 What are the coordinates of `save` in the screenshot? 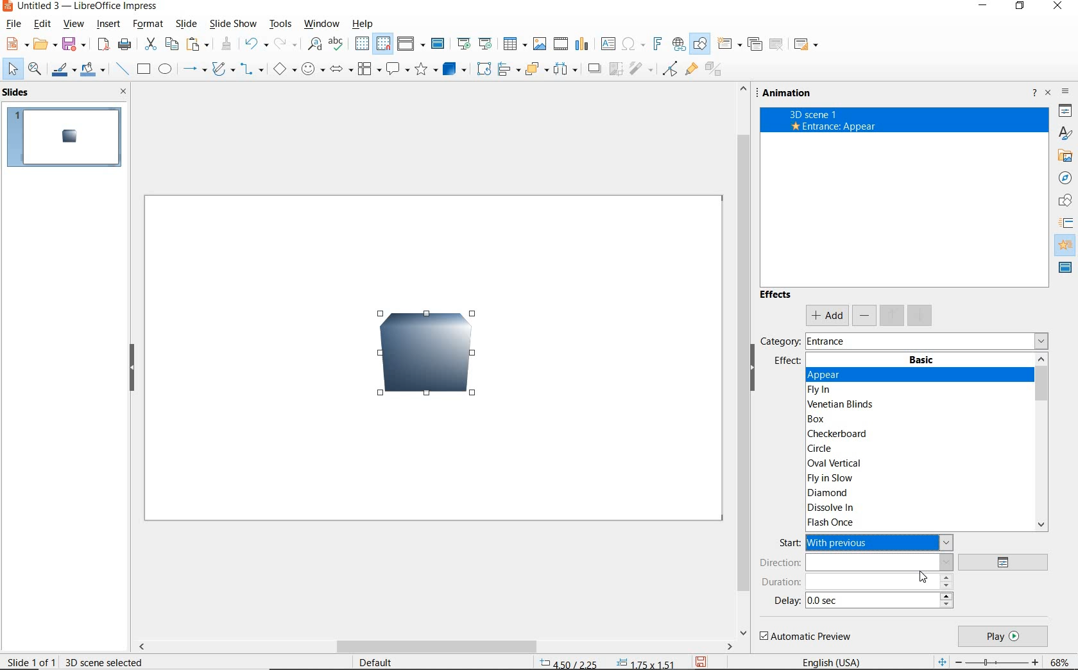 It's located at (76, 43).